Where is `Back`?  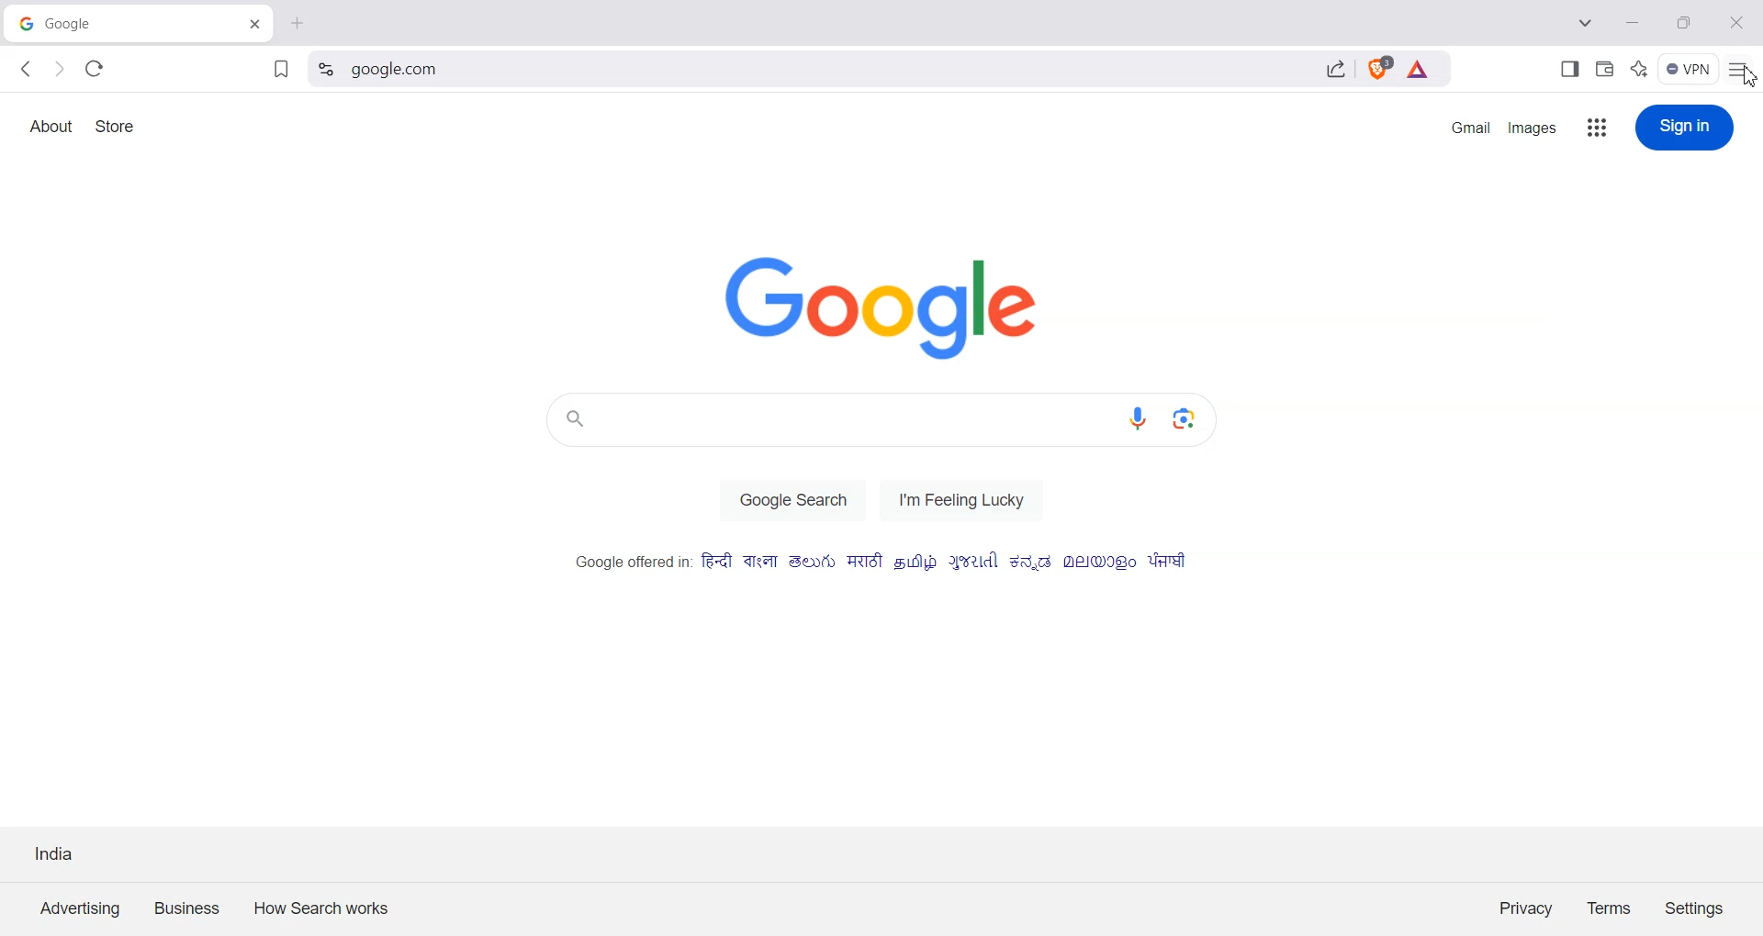
Back is located at coordinates (28, 69).